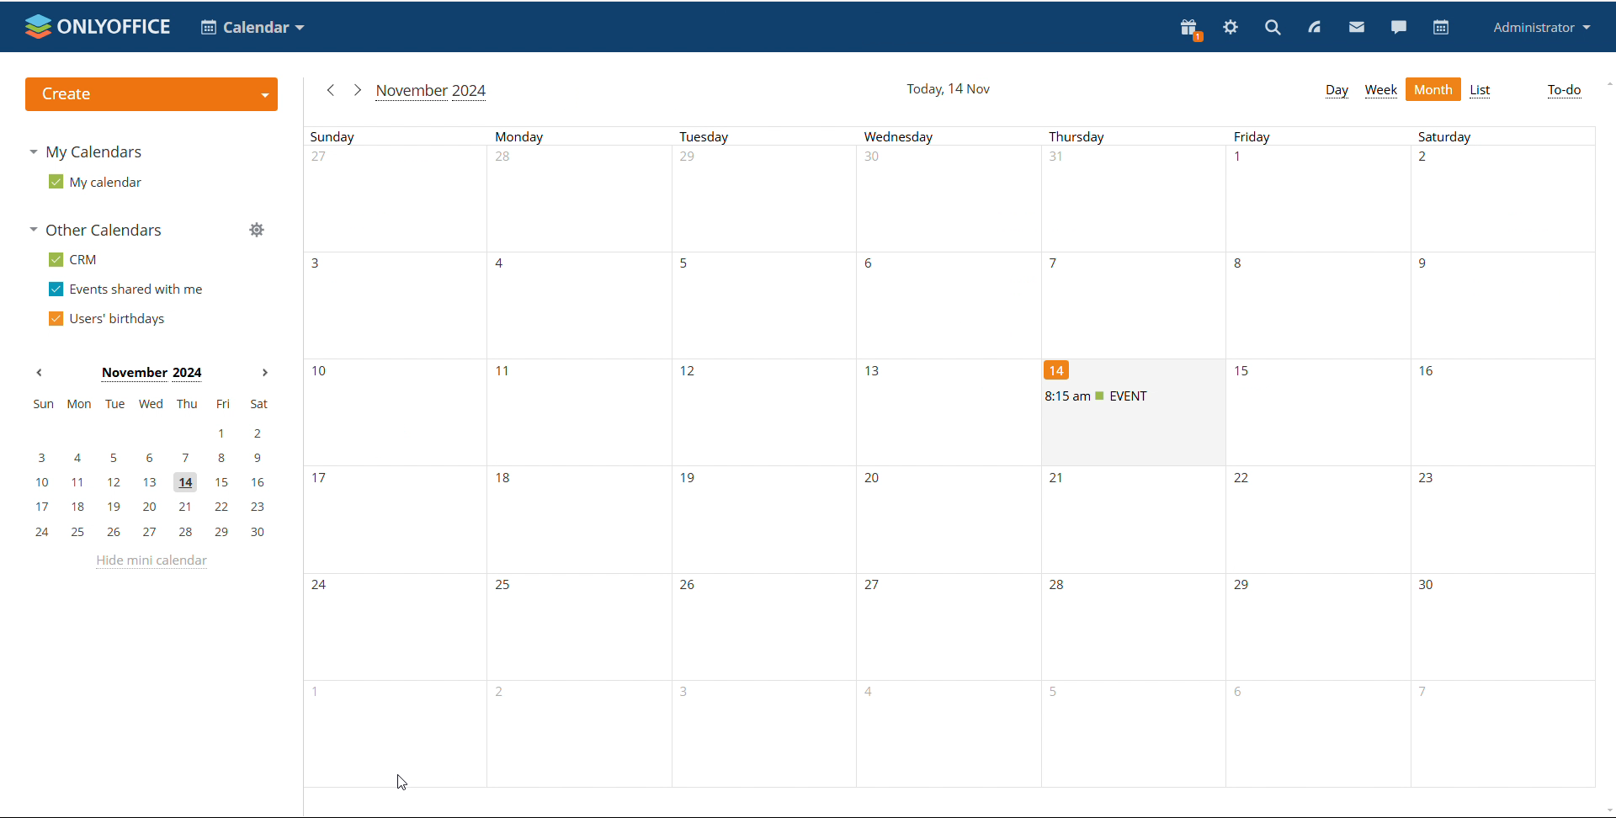  Describe the element at coordinates (958, 134) in the screenshot. I see `Sunday, Monday, Tuesday, Wednesday, Thursday, Friday, Saturday ` at that location.